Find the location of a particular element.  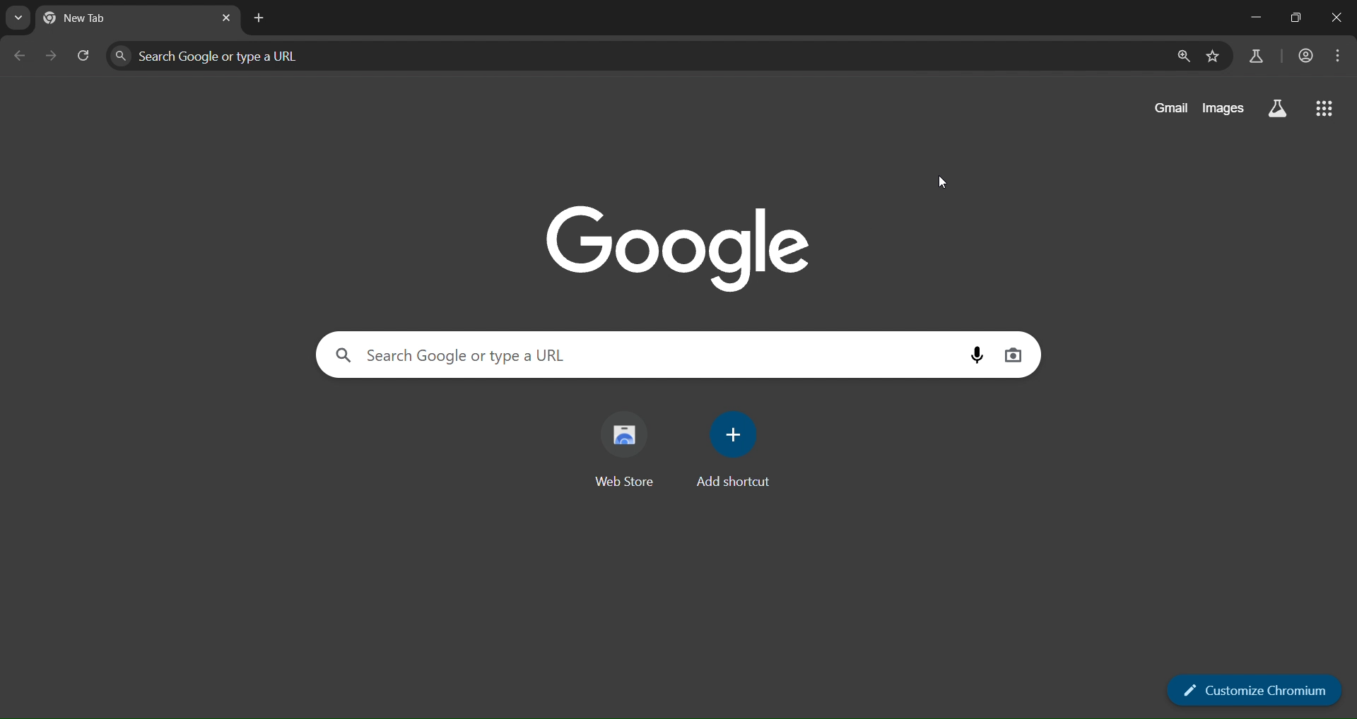

customize chromium is located at coordinates (1256, 689).